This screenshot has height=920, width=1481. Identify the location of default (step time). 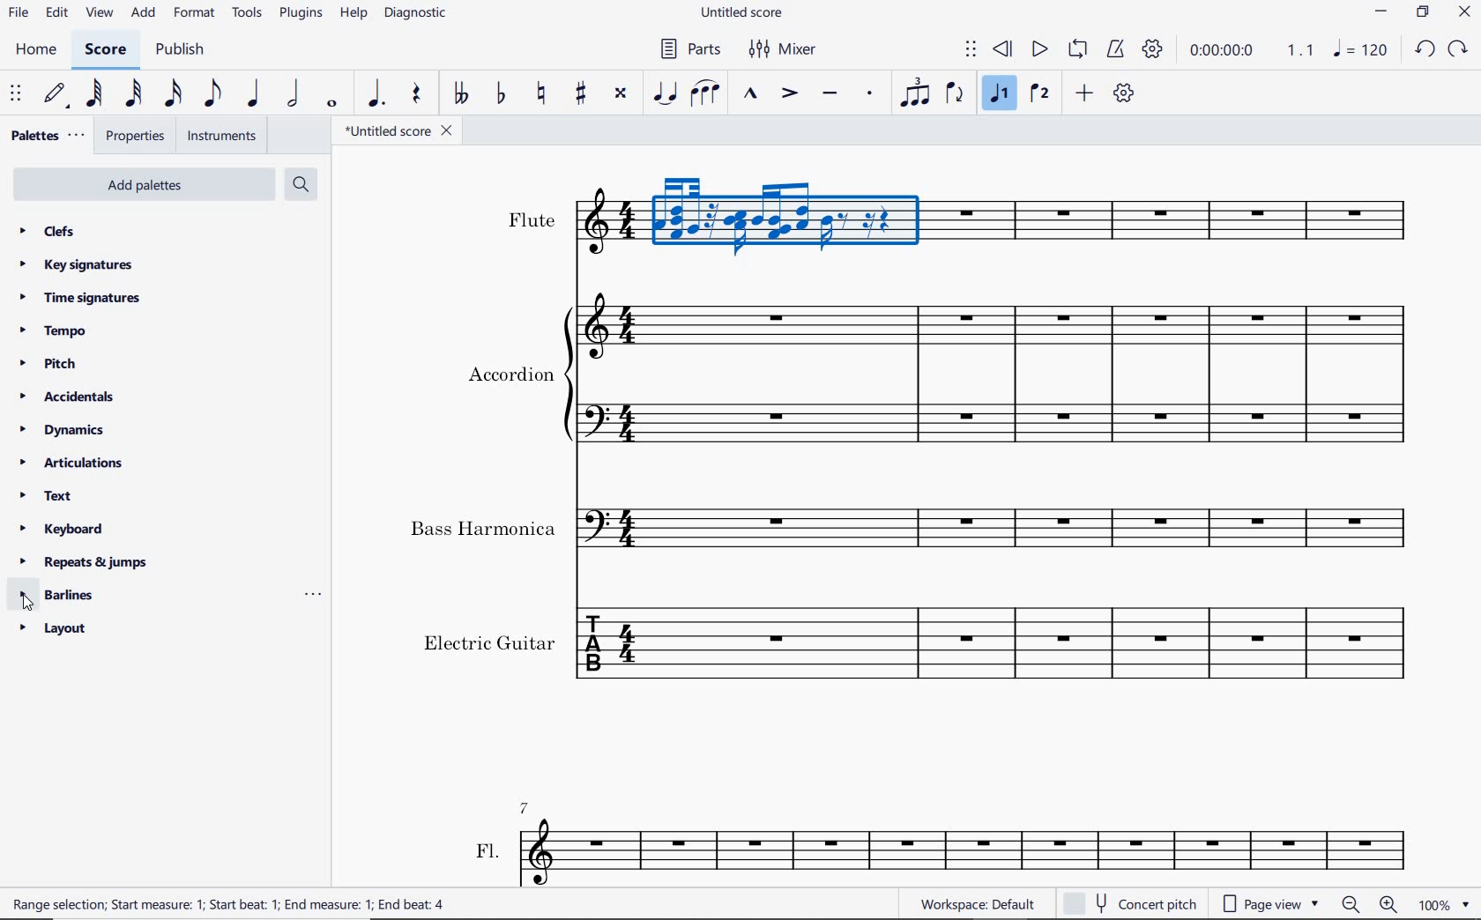
(57, 94).